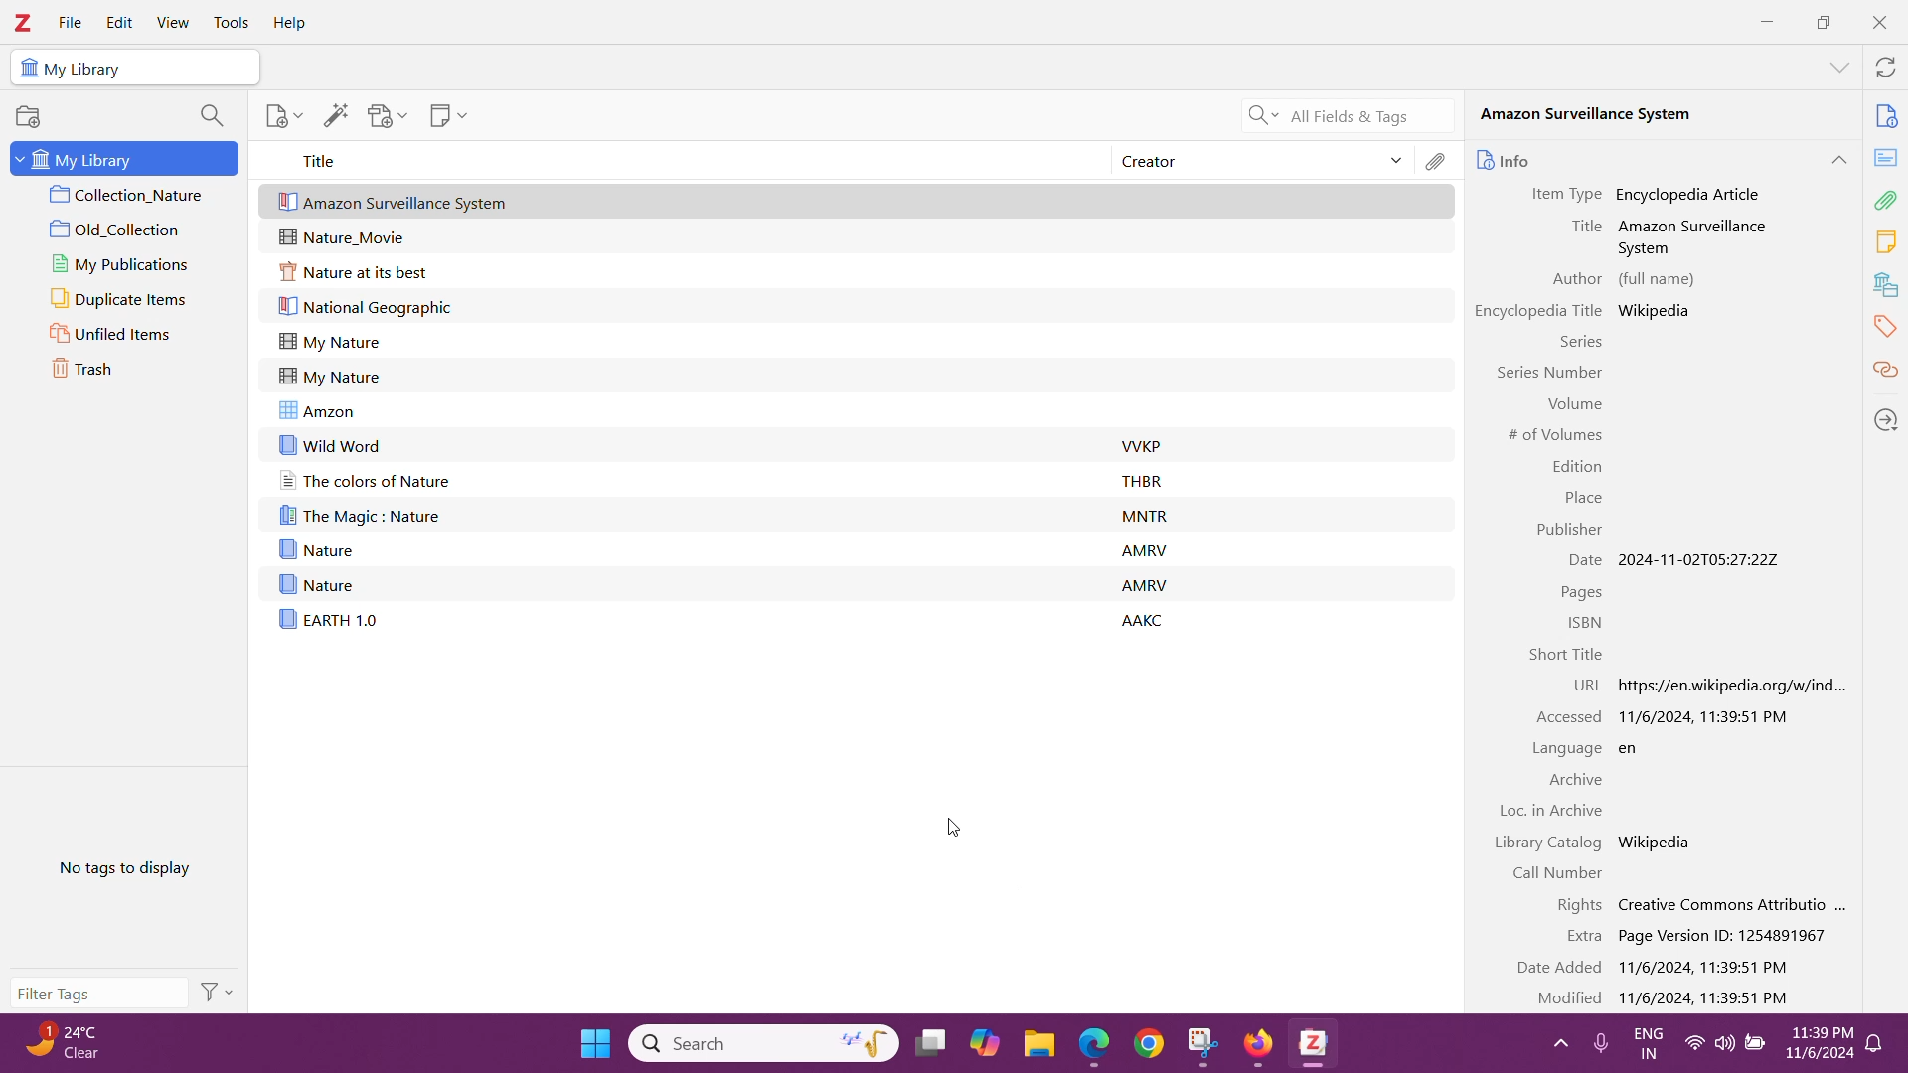 The height and width of the screenshot is (1073, 1908). I want to click on Restore Down, so click(1825, 22).